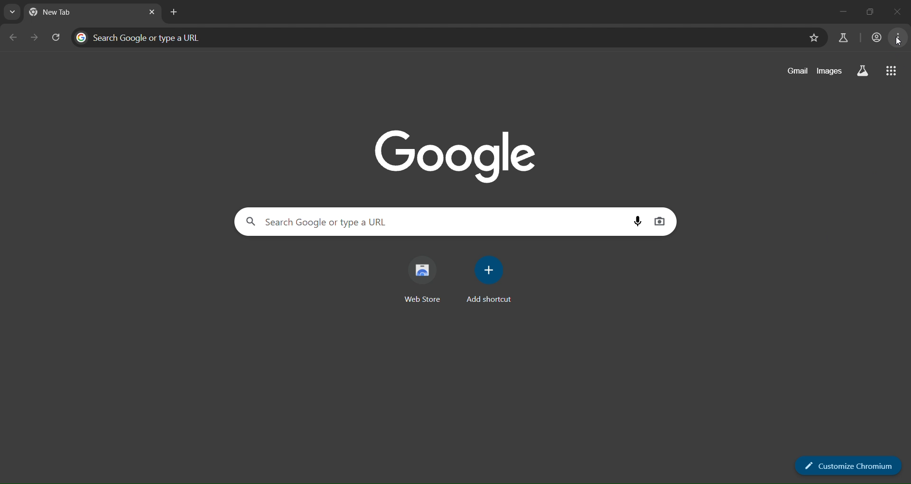 This screenshot has width=911, height=484. I want to click on gmail , so click(796, 72).